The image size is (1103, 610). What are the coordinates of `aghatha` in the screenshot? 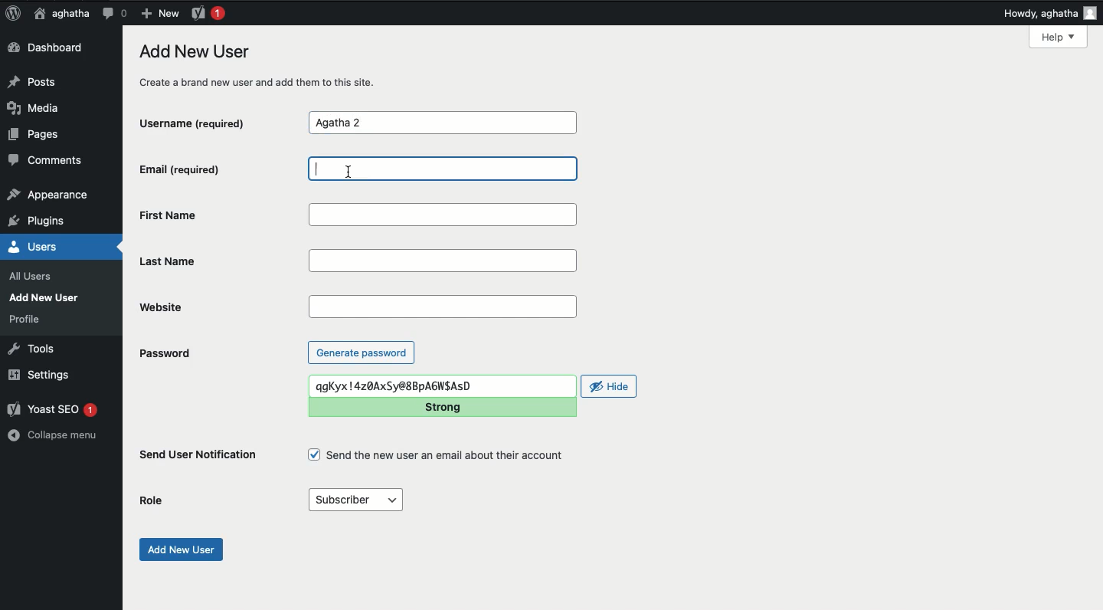 It's located at (61, 14).